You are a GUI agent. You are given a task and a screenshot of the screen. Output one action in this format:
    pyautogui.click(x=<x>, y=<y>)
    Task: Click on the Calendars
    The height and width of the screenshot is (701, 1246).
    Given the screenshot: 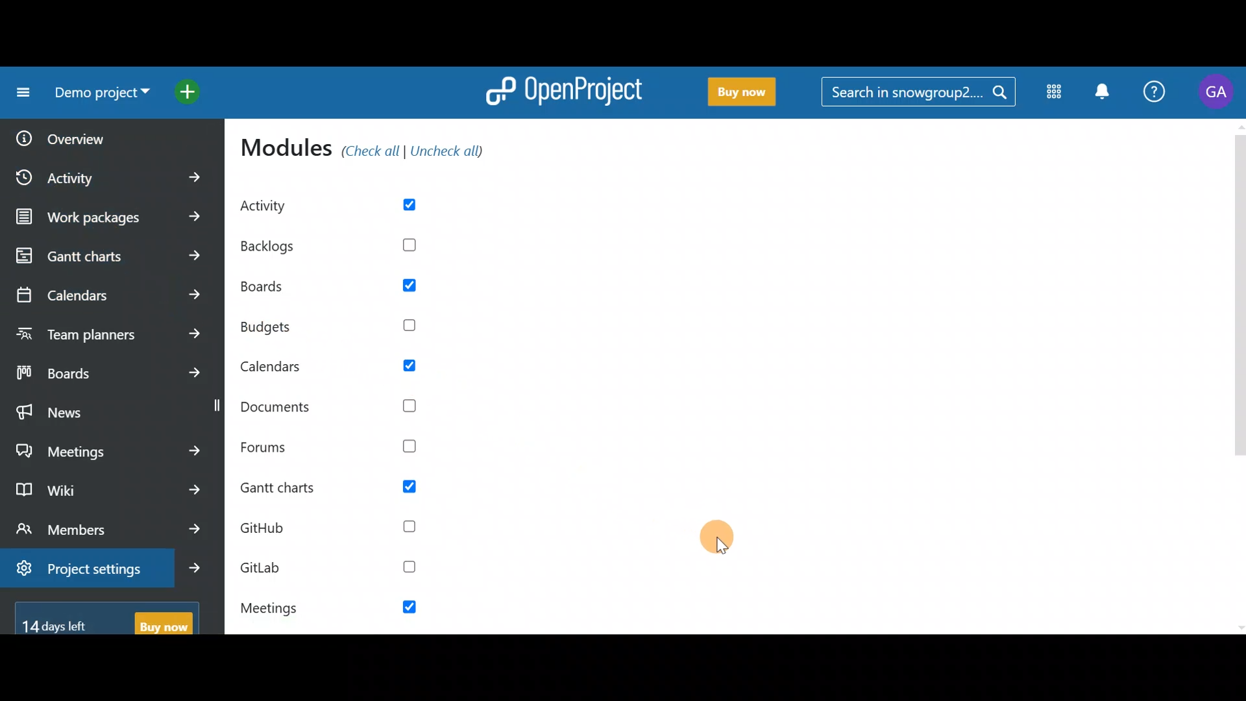 What is the action you would take?
    pyautogui.click(x=343, y=370)
    